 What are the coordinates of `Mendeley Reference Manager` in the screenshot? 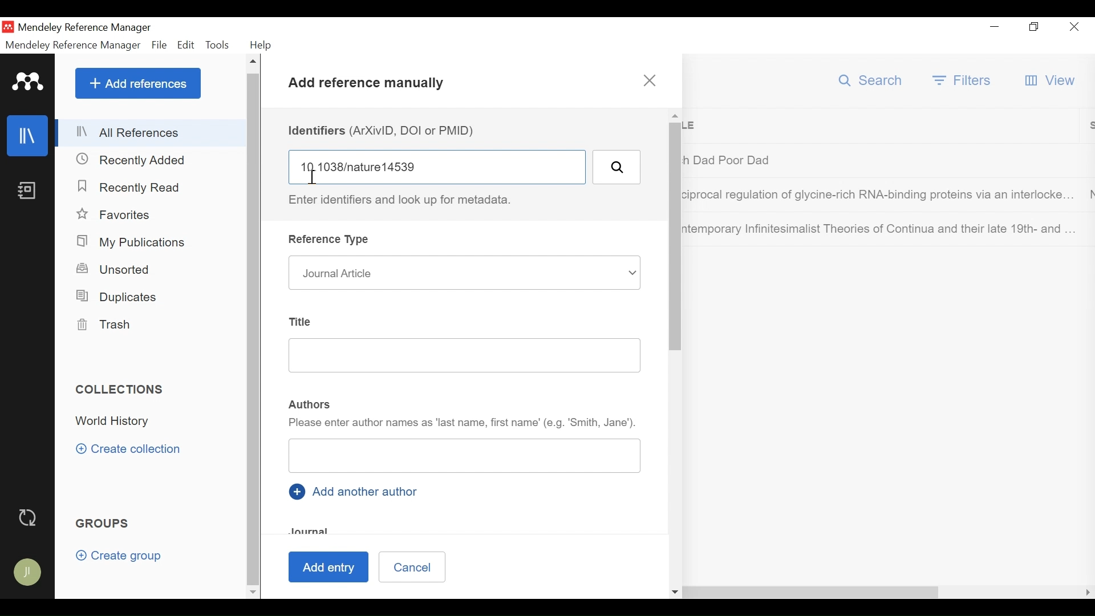 It's located at (87, 27).